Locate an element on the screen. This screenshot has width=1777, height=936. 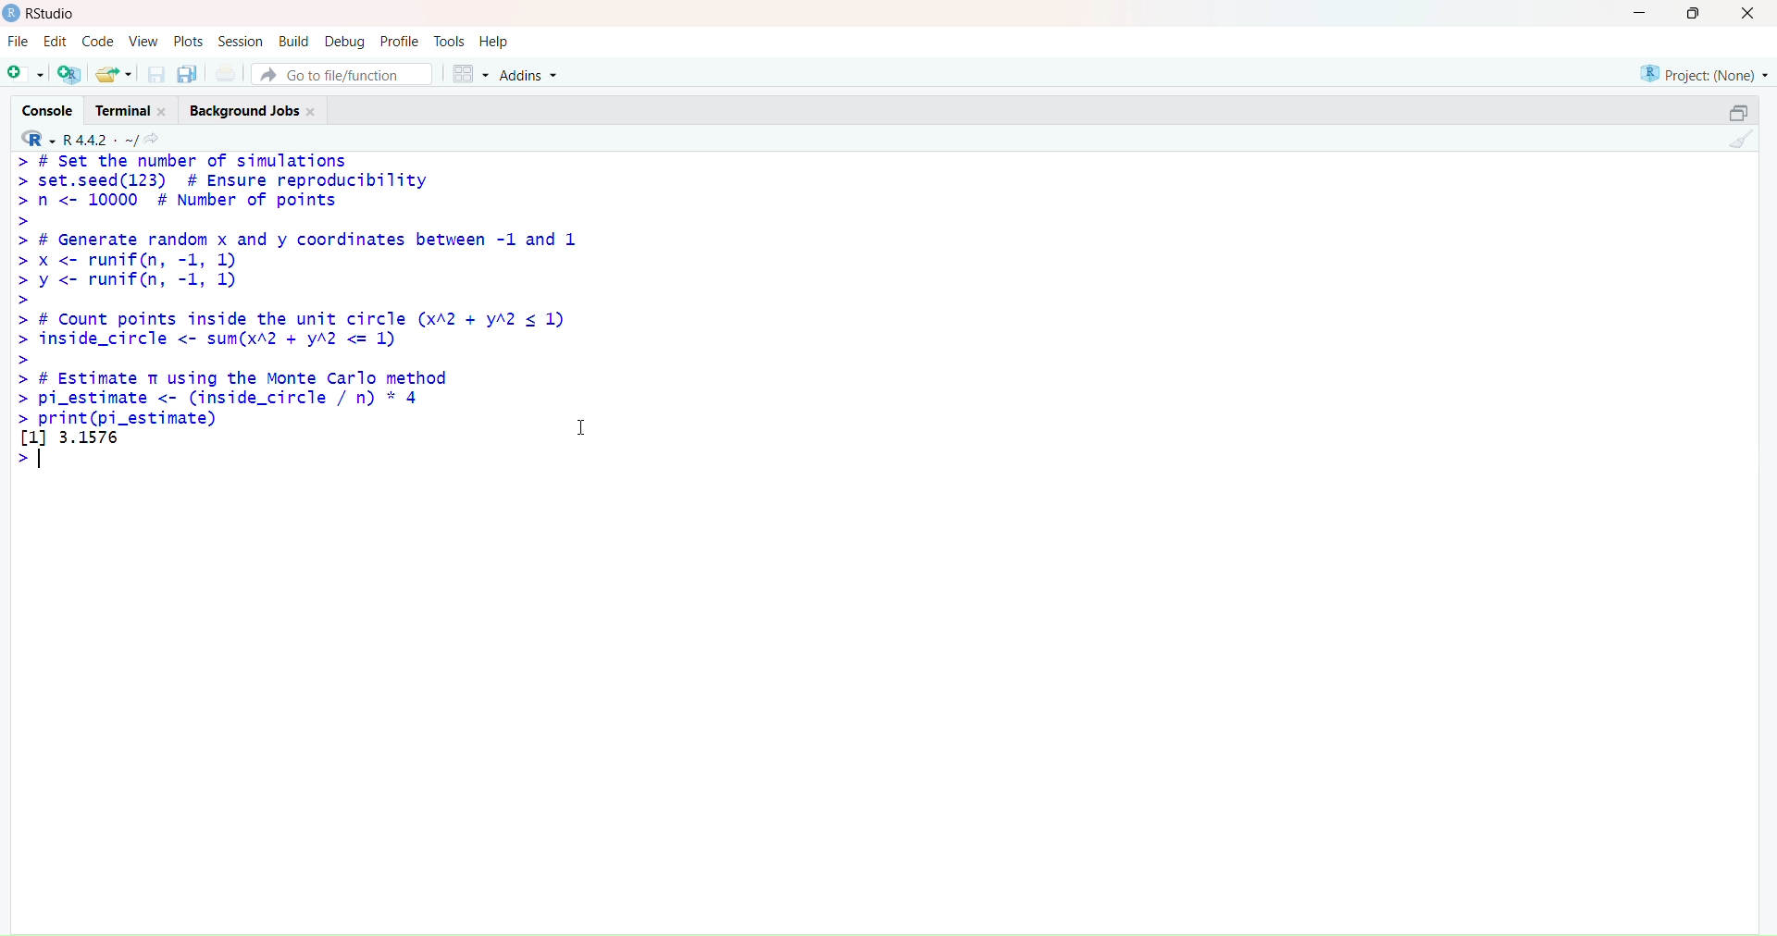
Profile is located at coordinates (403, 39).